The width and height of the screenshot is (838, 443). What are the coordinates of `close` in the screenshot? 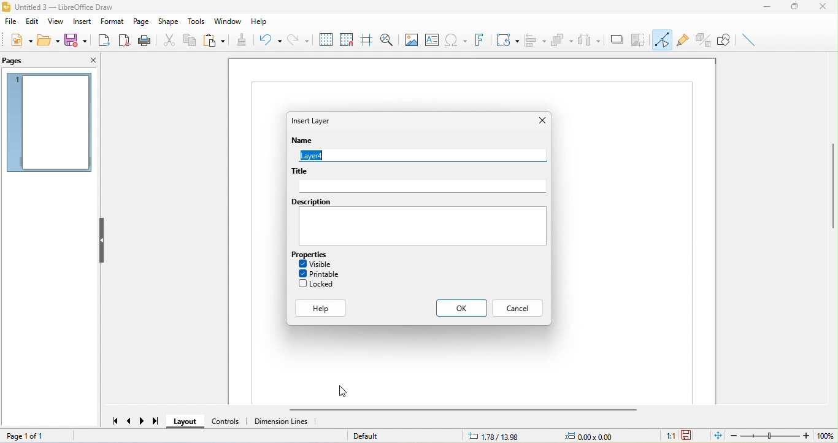 It's located at (90, 61).